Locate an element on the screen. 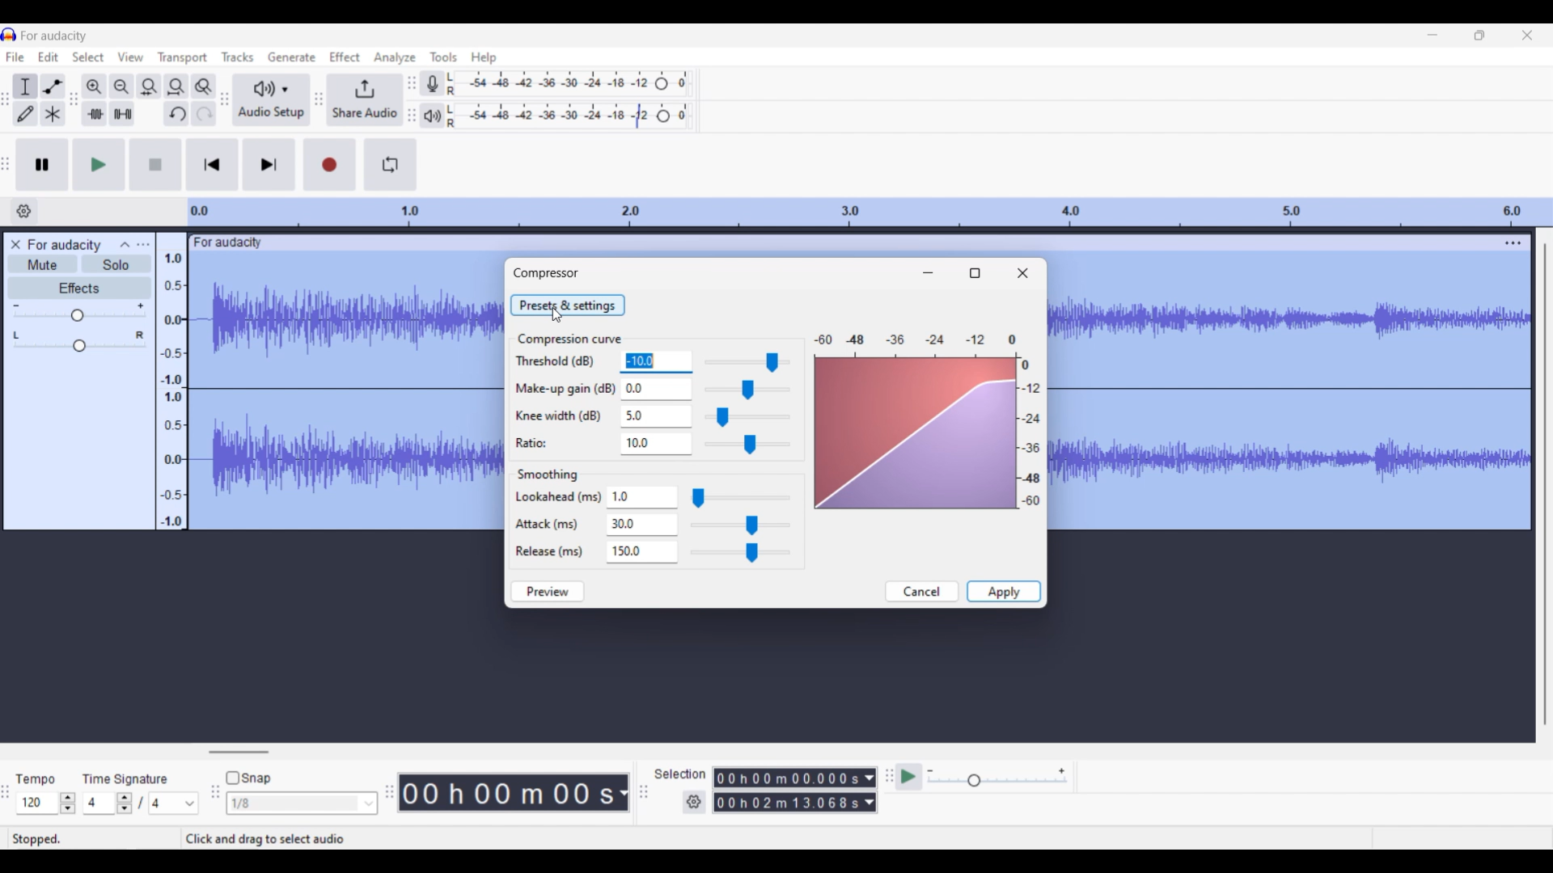  Make up gain slider is located at coordinates (747, 390).